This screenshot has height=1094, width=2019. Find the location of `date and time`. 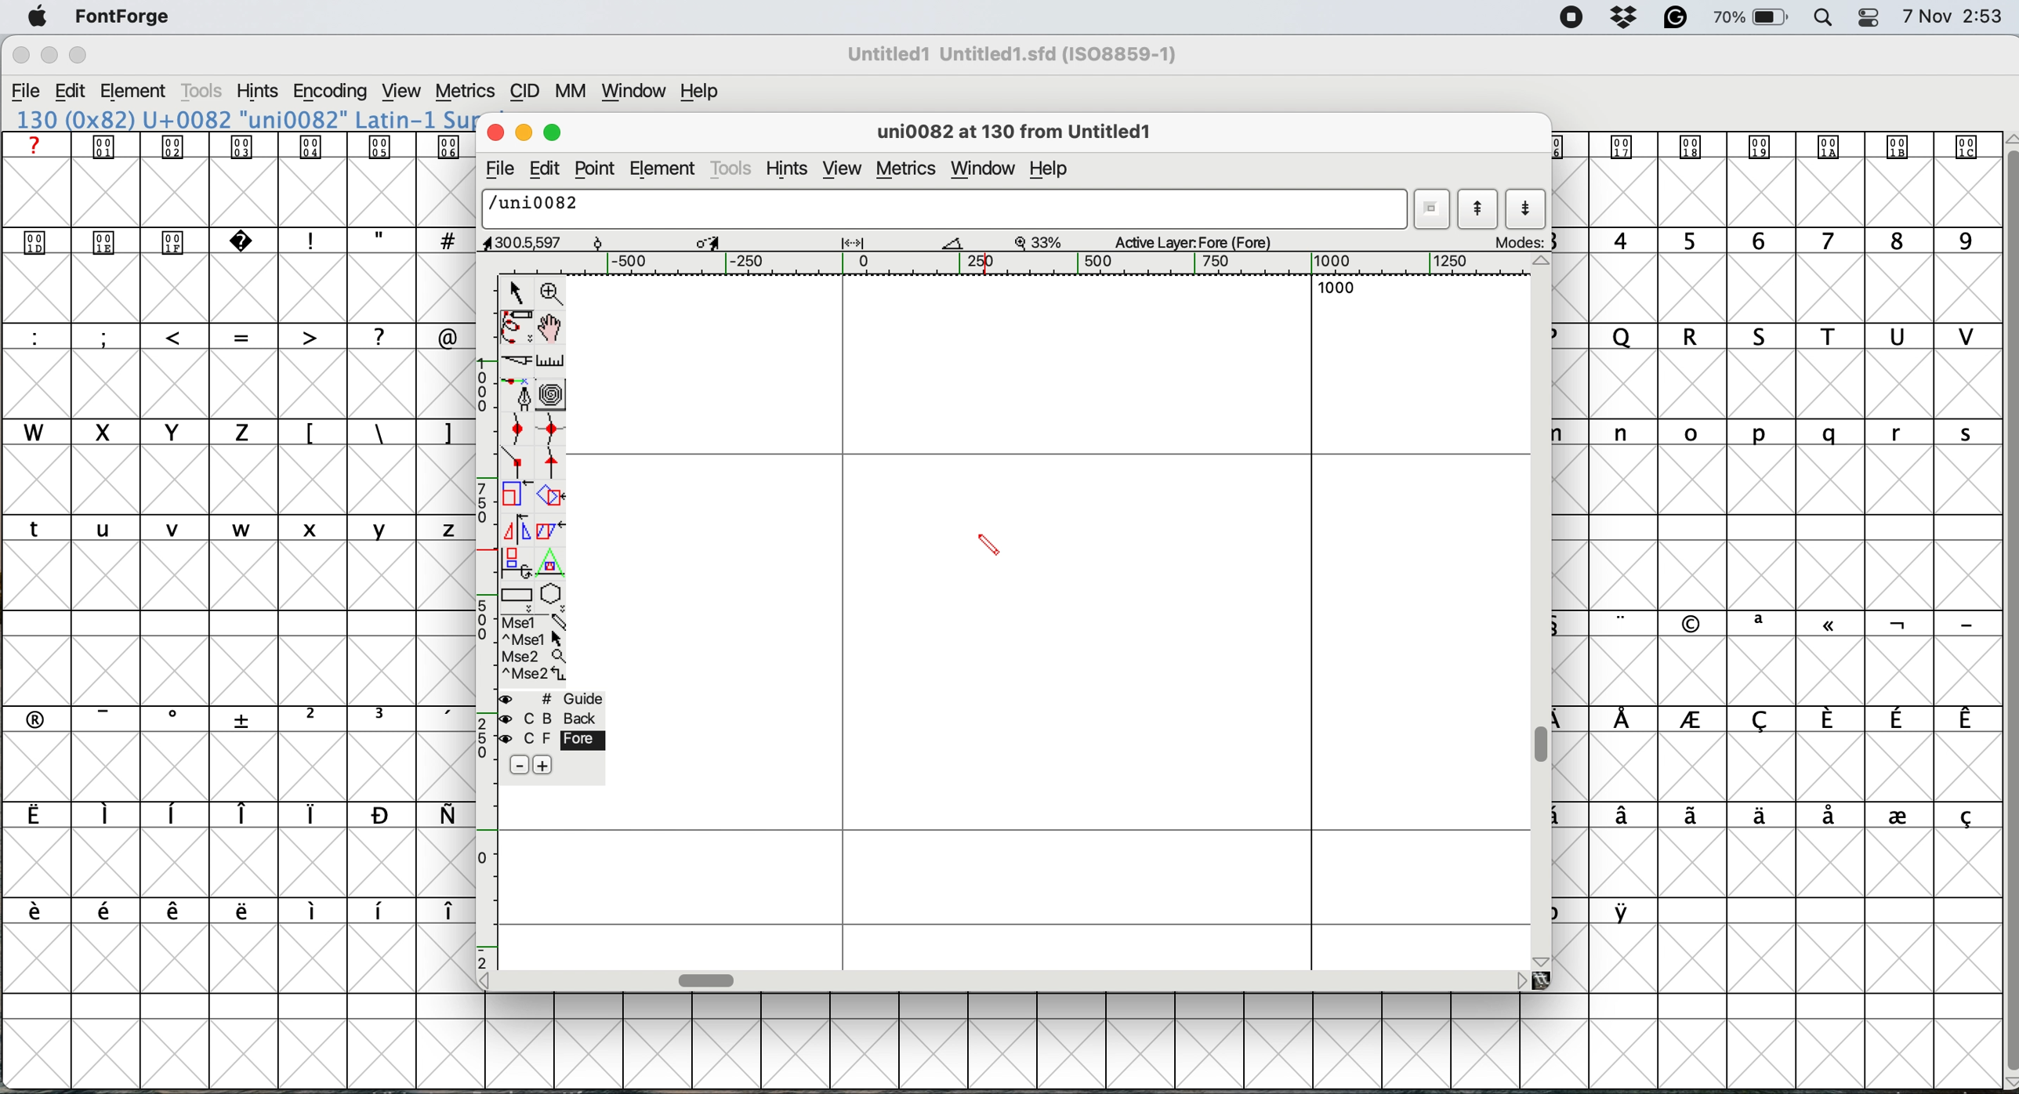

date and time is located at coordinates (1953, 17).